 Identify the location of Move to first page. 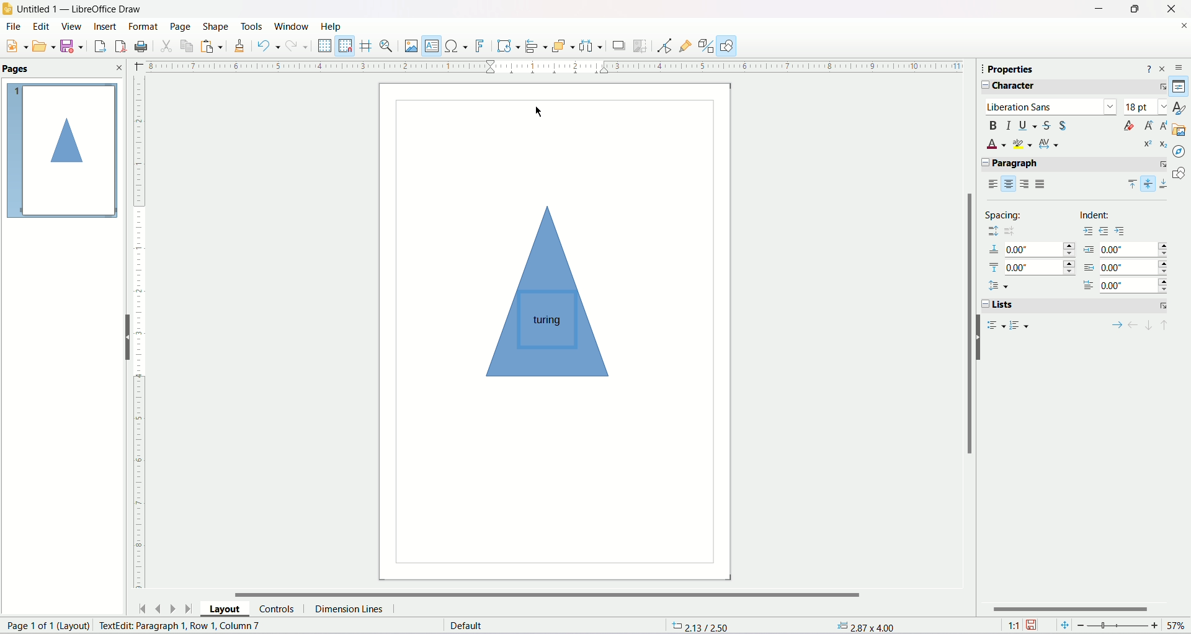
(142, 609).